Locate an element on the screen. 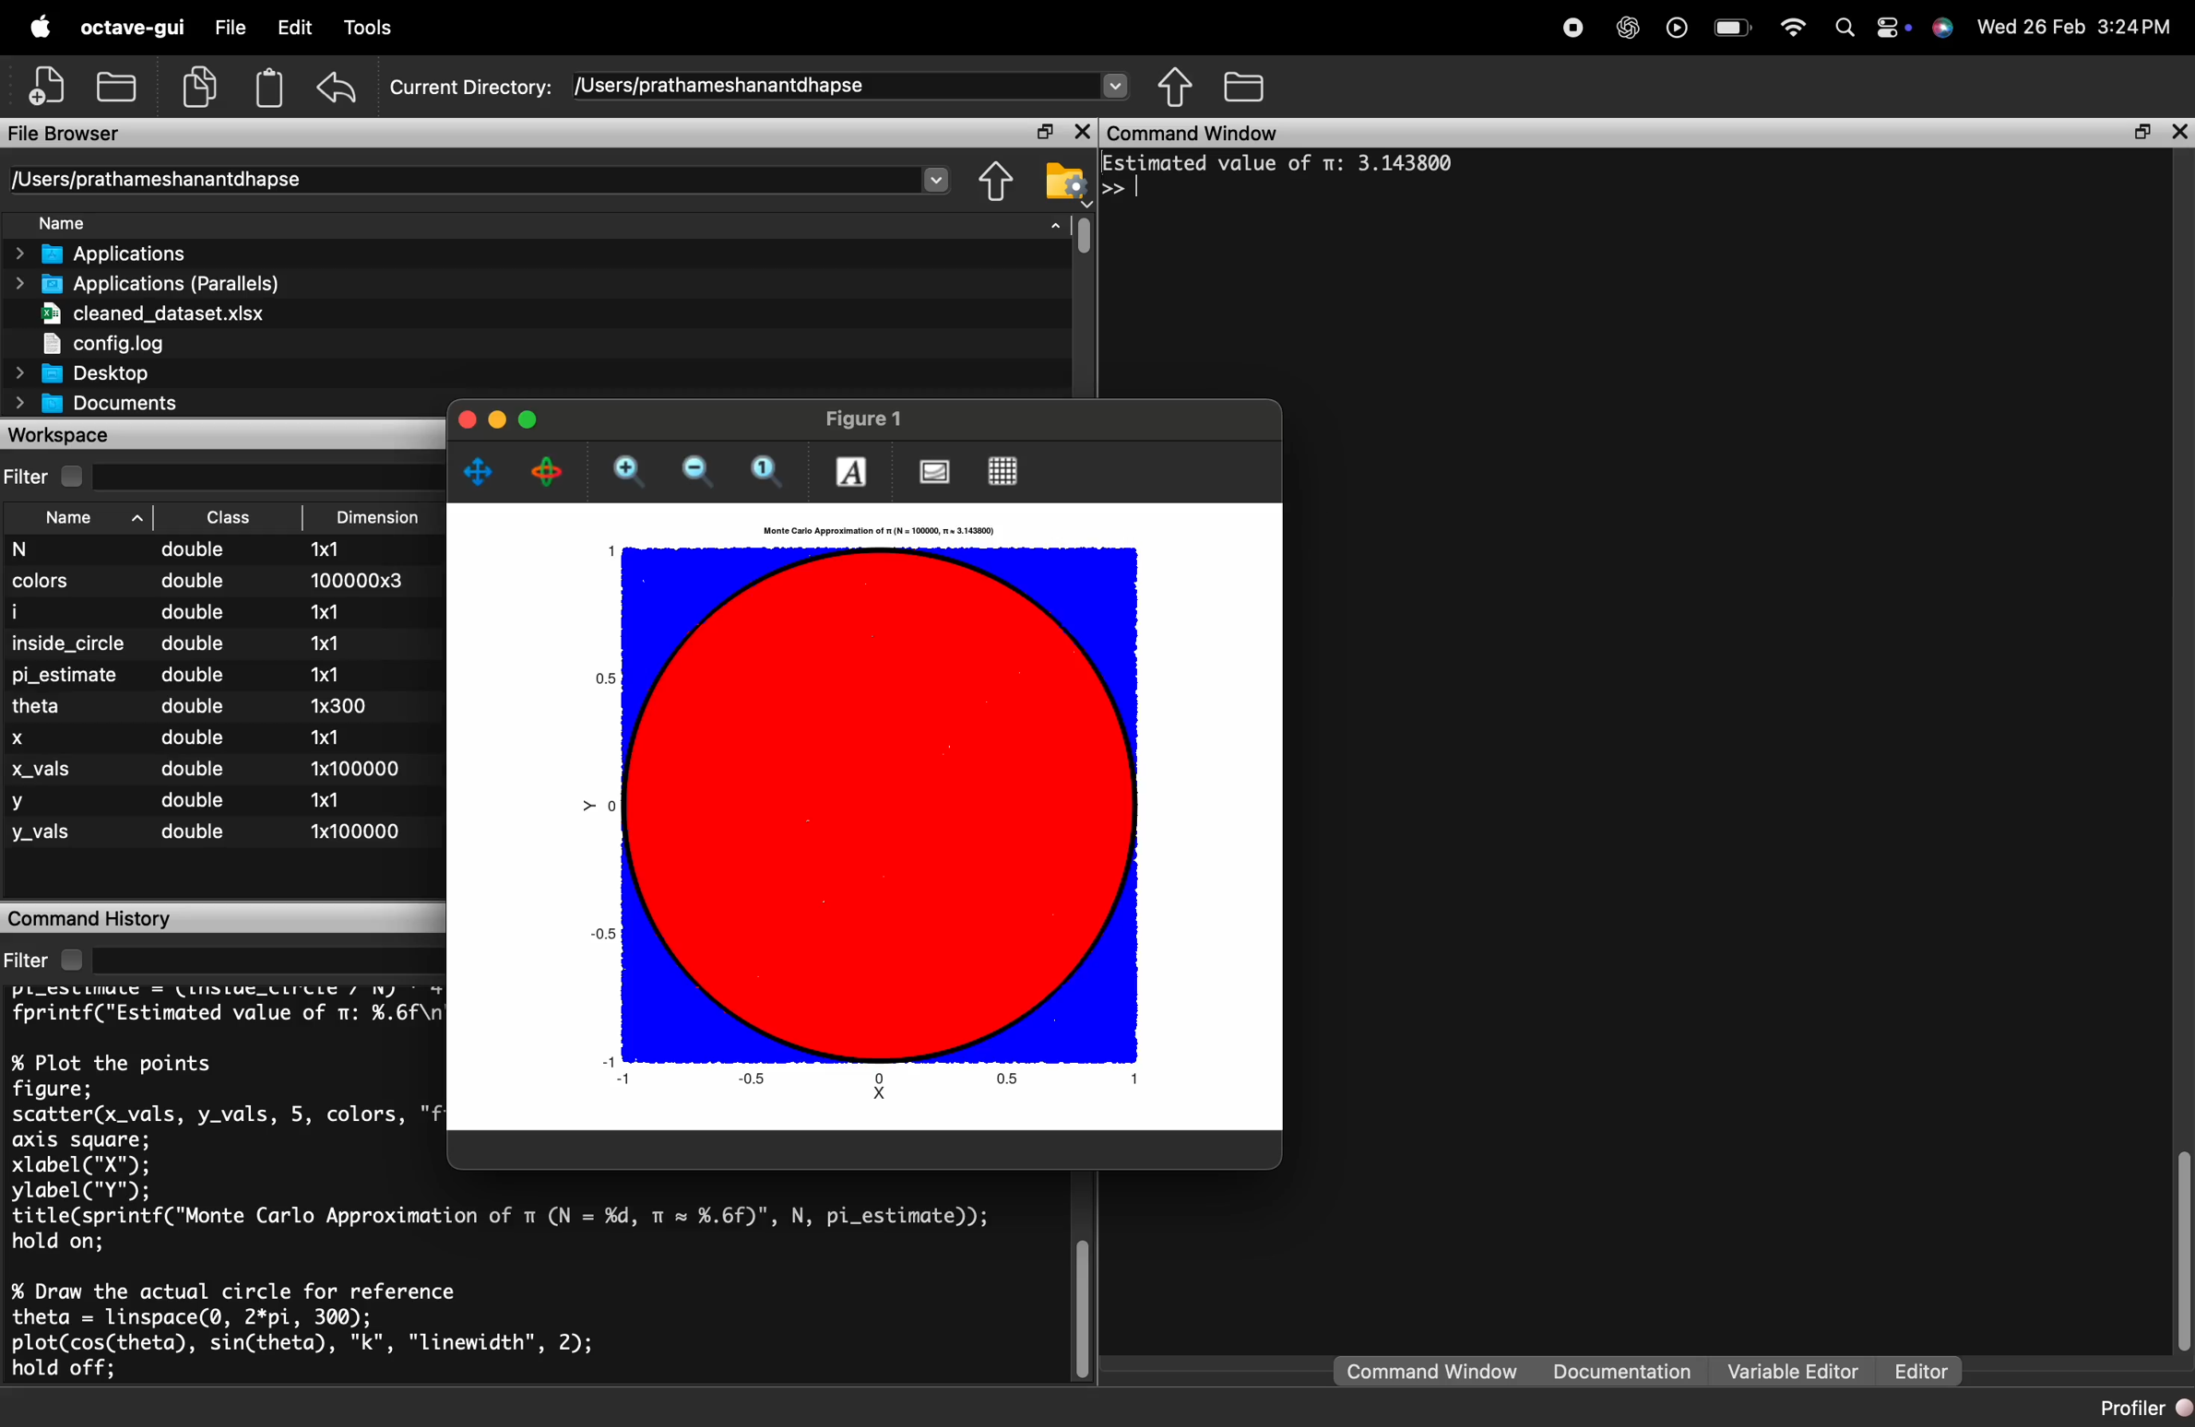 This screenshot has height=1427, width=2195. Command Window is located at coordinates (1198, 133).